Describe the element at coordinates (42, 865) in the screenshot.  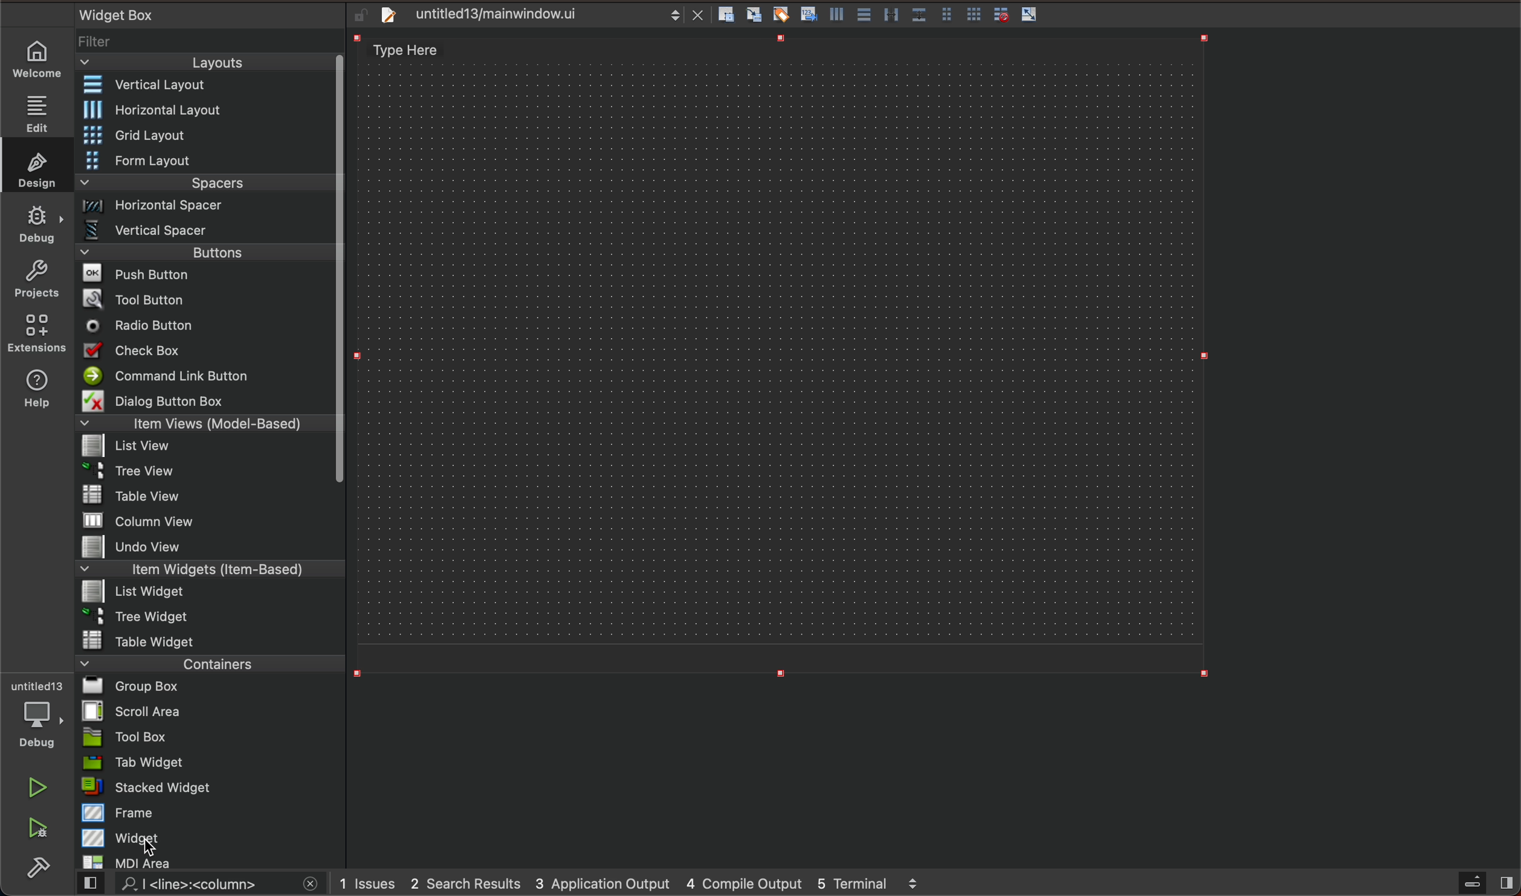
I see `build` at that location.